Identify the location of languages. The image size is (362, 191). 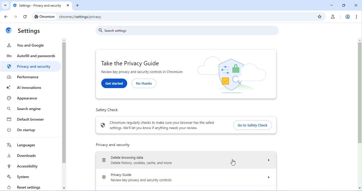
(21, 145).